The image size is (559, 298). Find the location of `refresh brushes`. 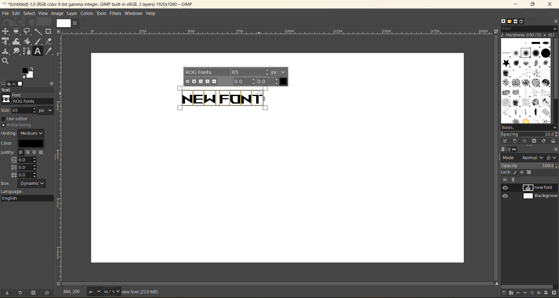

refresh brushes is located at coordinates (545, 141).